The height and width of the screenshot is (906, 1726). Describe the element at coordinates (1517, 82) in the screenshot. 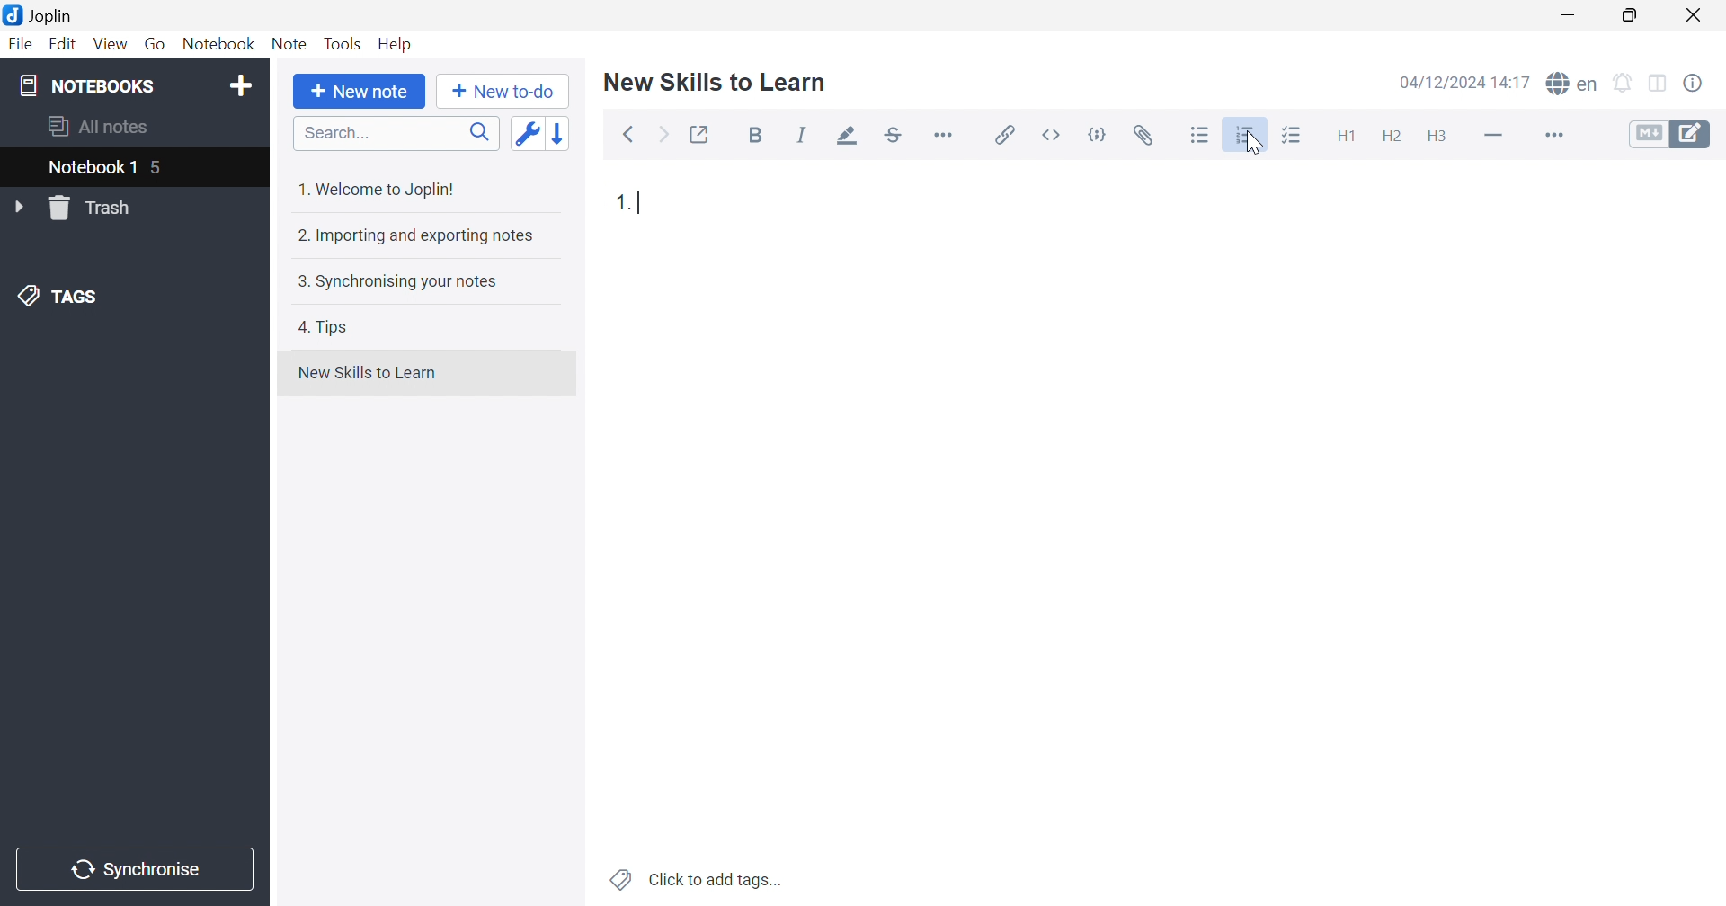

I see `14:15` at that location.